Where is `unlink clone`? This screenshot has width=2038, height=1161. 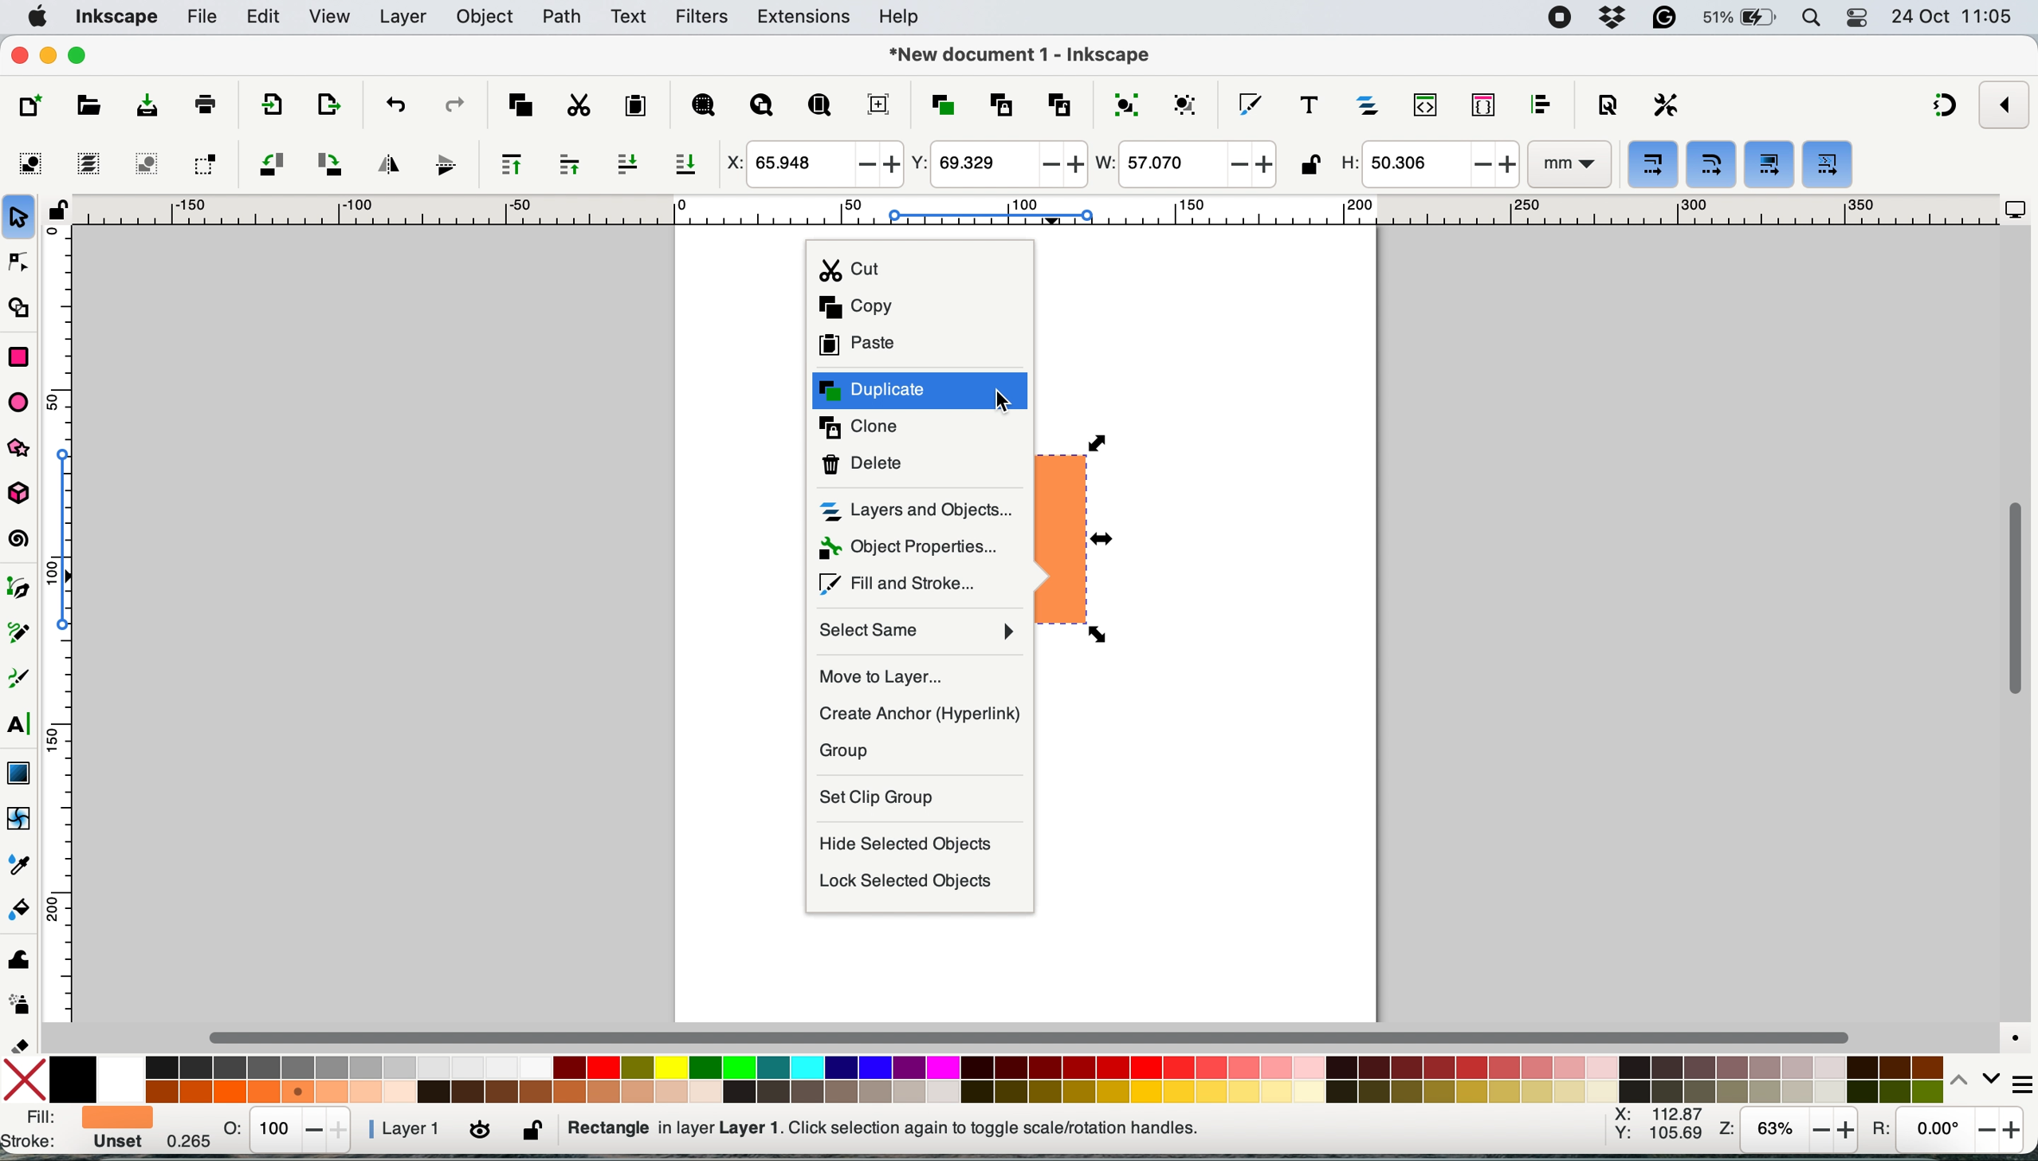 unlink clone is located at coordinates (1059, 103).